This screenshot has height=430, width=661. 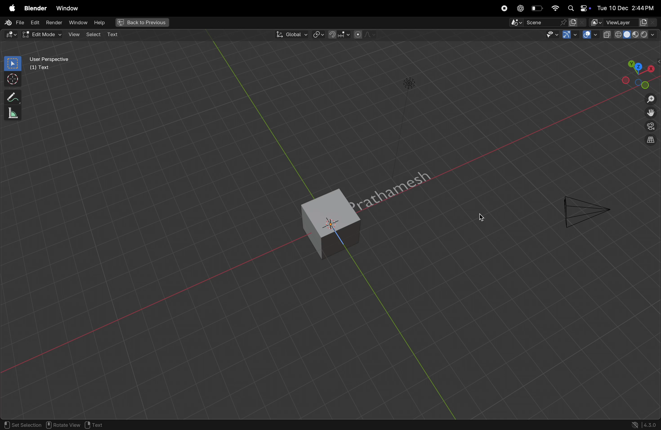 I want to click on camera, so click(x=584, y=209).